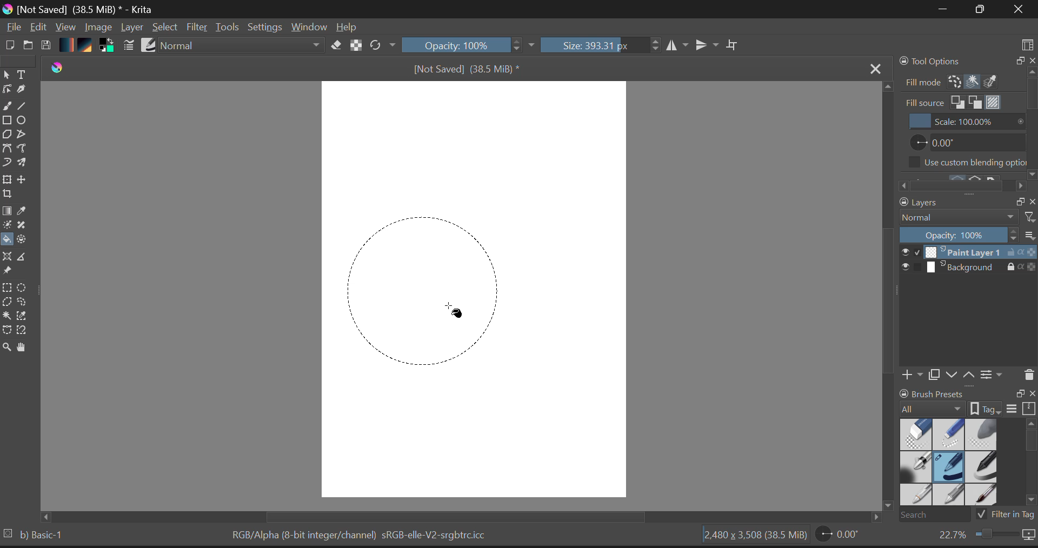 This screenshot has width=1038, height=548. Describe the element at coordinates (228, 27) in the screenshot. I see `Tools` at that location.